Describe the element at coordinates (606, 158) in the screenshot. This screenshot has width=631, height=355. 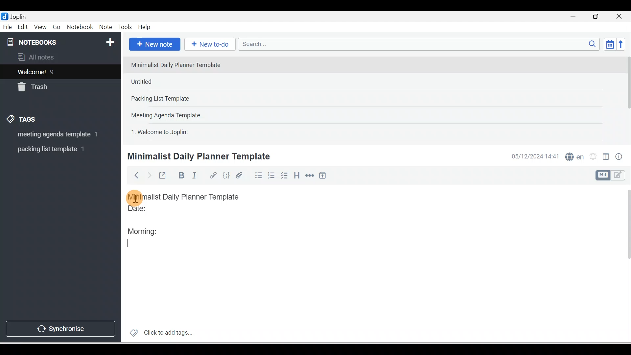
I see `Toggle editors` at that location.